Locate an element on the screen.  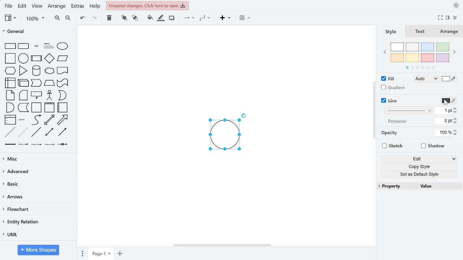
more shapes is located at coordinates (38, 250).